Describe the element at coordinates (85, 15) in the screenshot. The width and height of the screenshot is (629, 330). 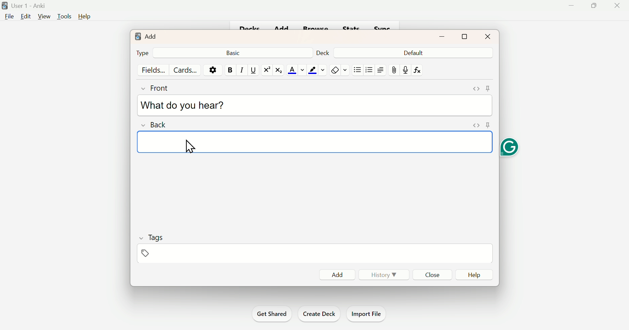
I see `Help` at that location.